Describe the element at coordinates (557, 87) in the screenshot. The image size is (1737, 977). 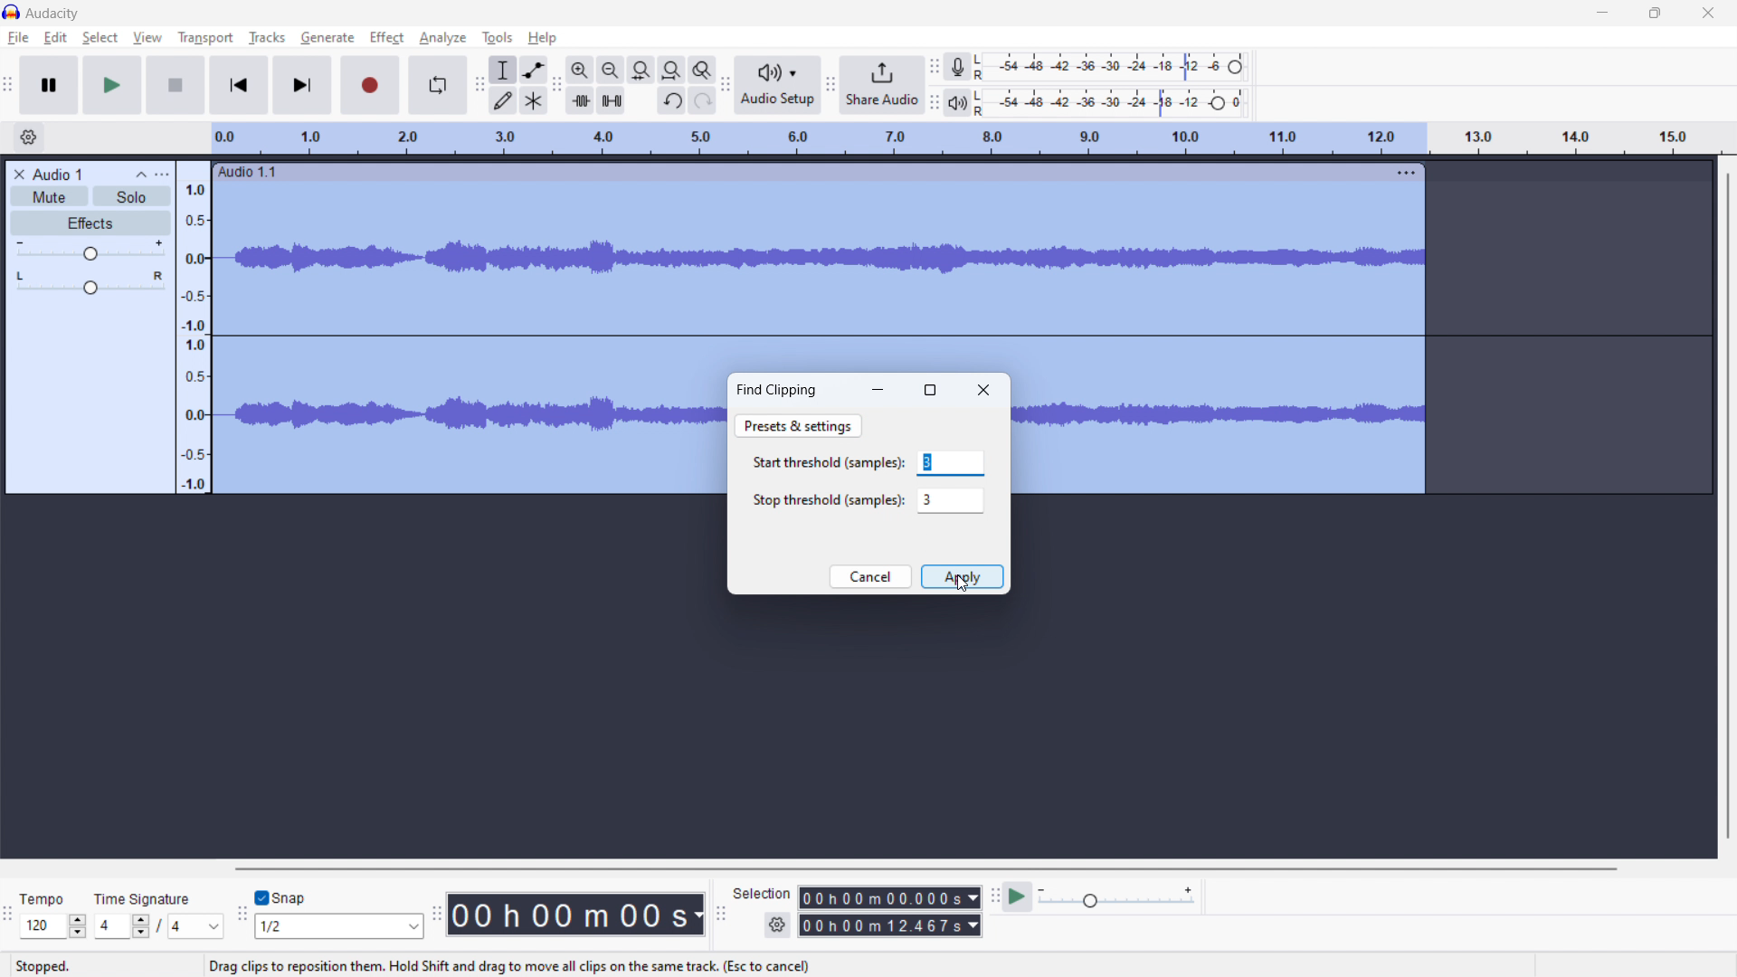
I see `edit toolbar` at that location.